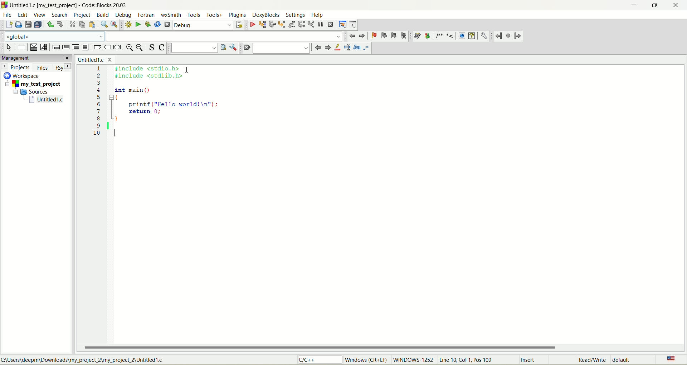 The width and height of the screenshot is (687, 365). What do you see at coordinates (165, 104) in the screenshot?
I see `1 #include <stdio.h>2 #include <stdlib.h>3 4 int main()5 { 6 printf ("Hello world!\n");7  return 0;8 }9 10` at bounding box center [165, 104].